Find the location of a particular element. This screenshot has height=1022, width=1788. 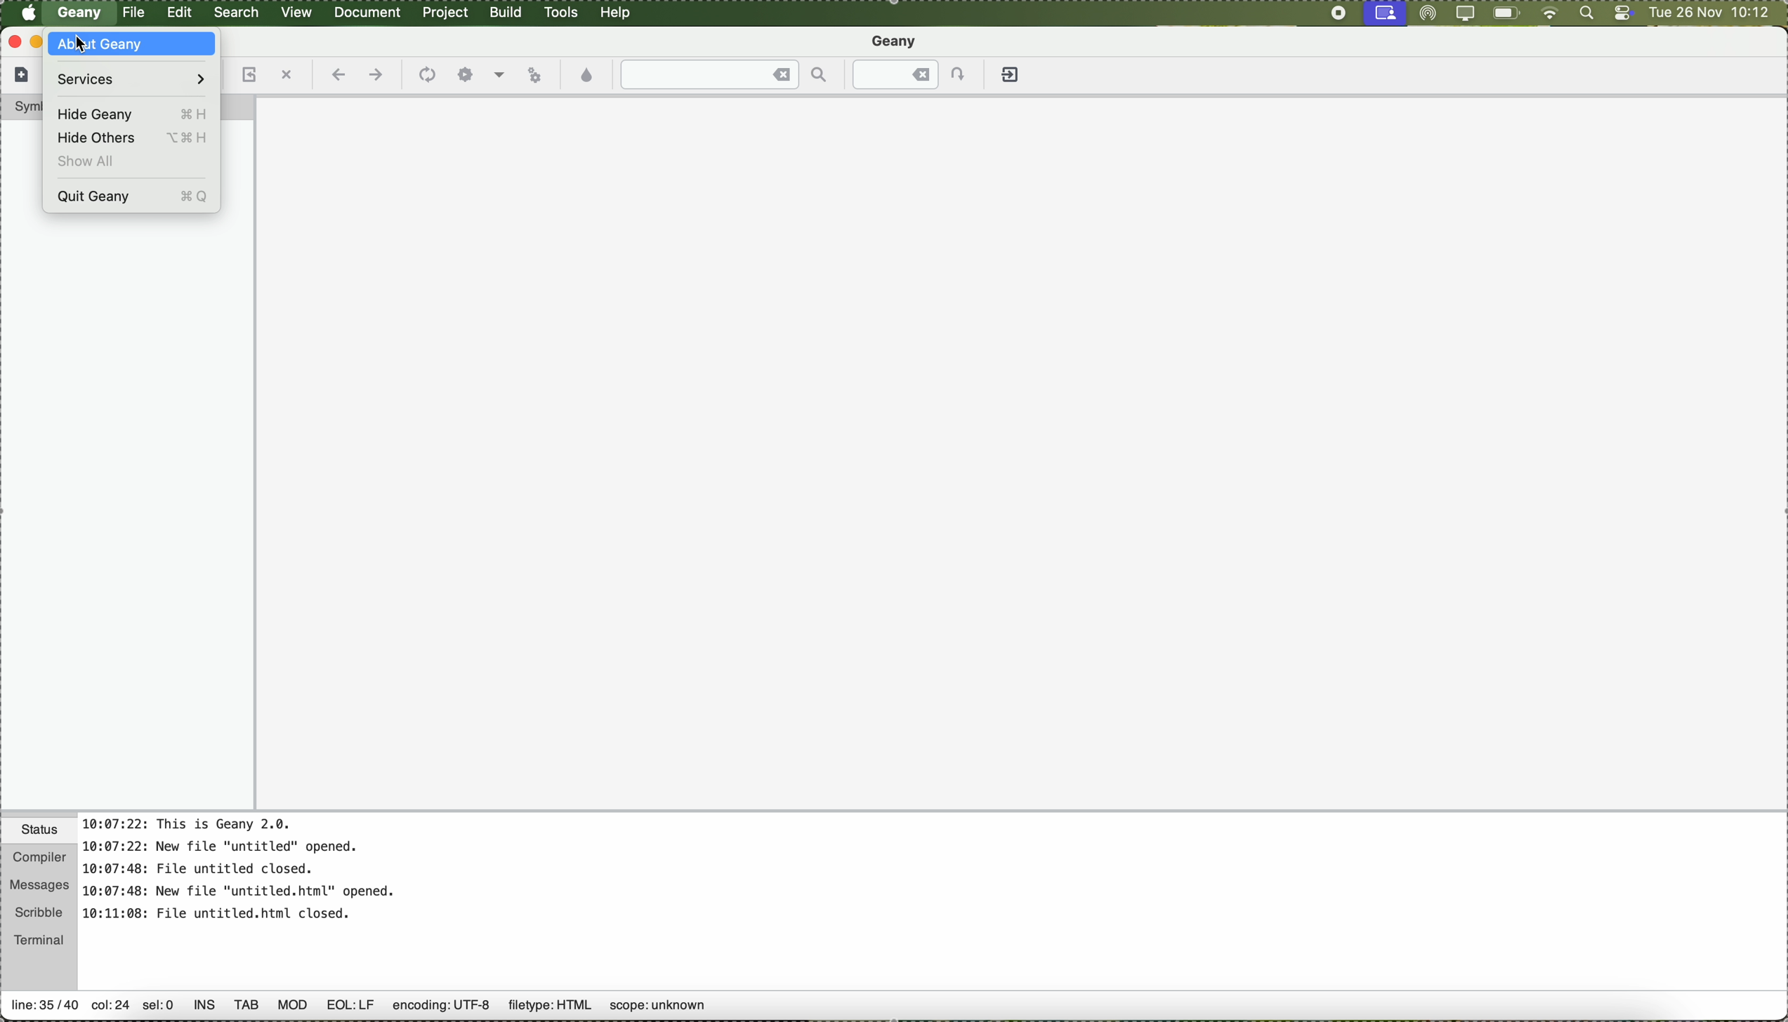

workspace is located at coordinates (1021, 453).